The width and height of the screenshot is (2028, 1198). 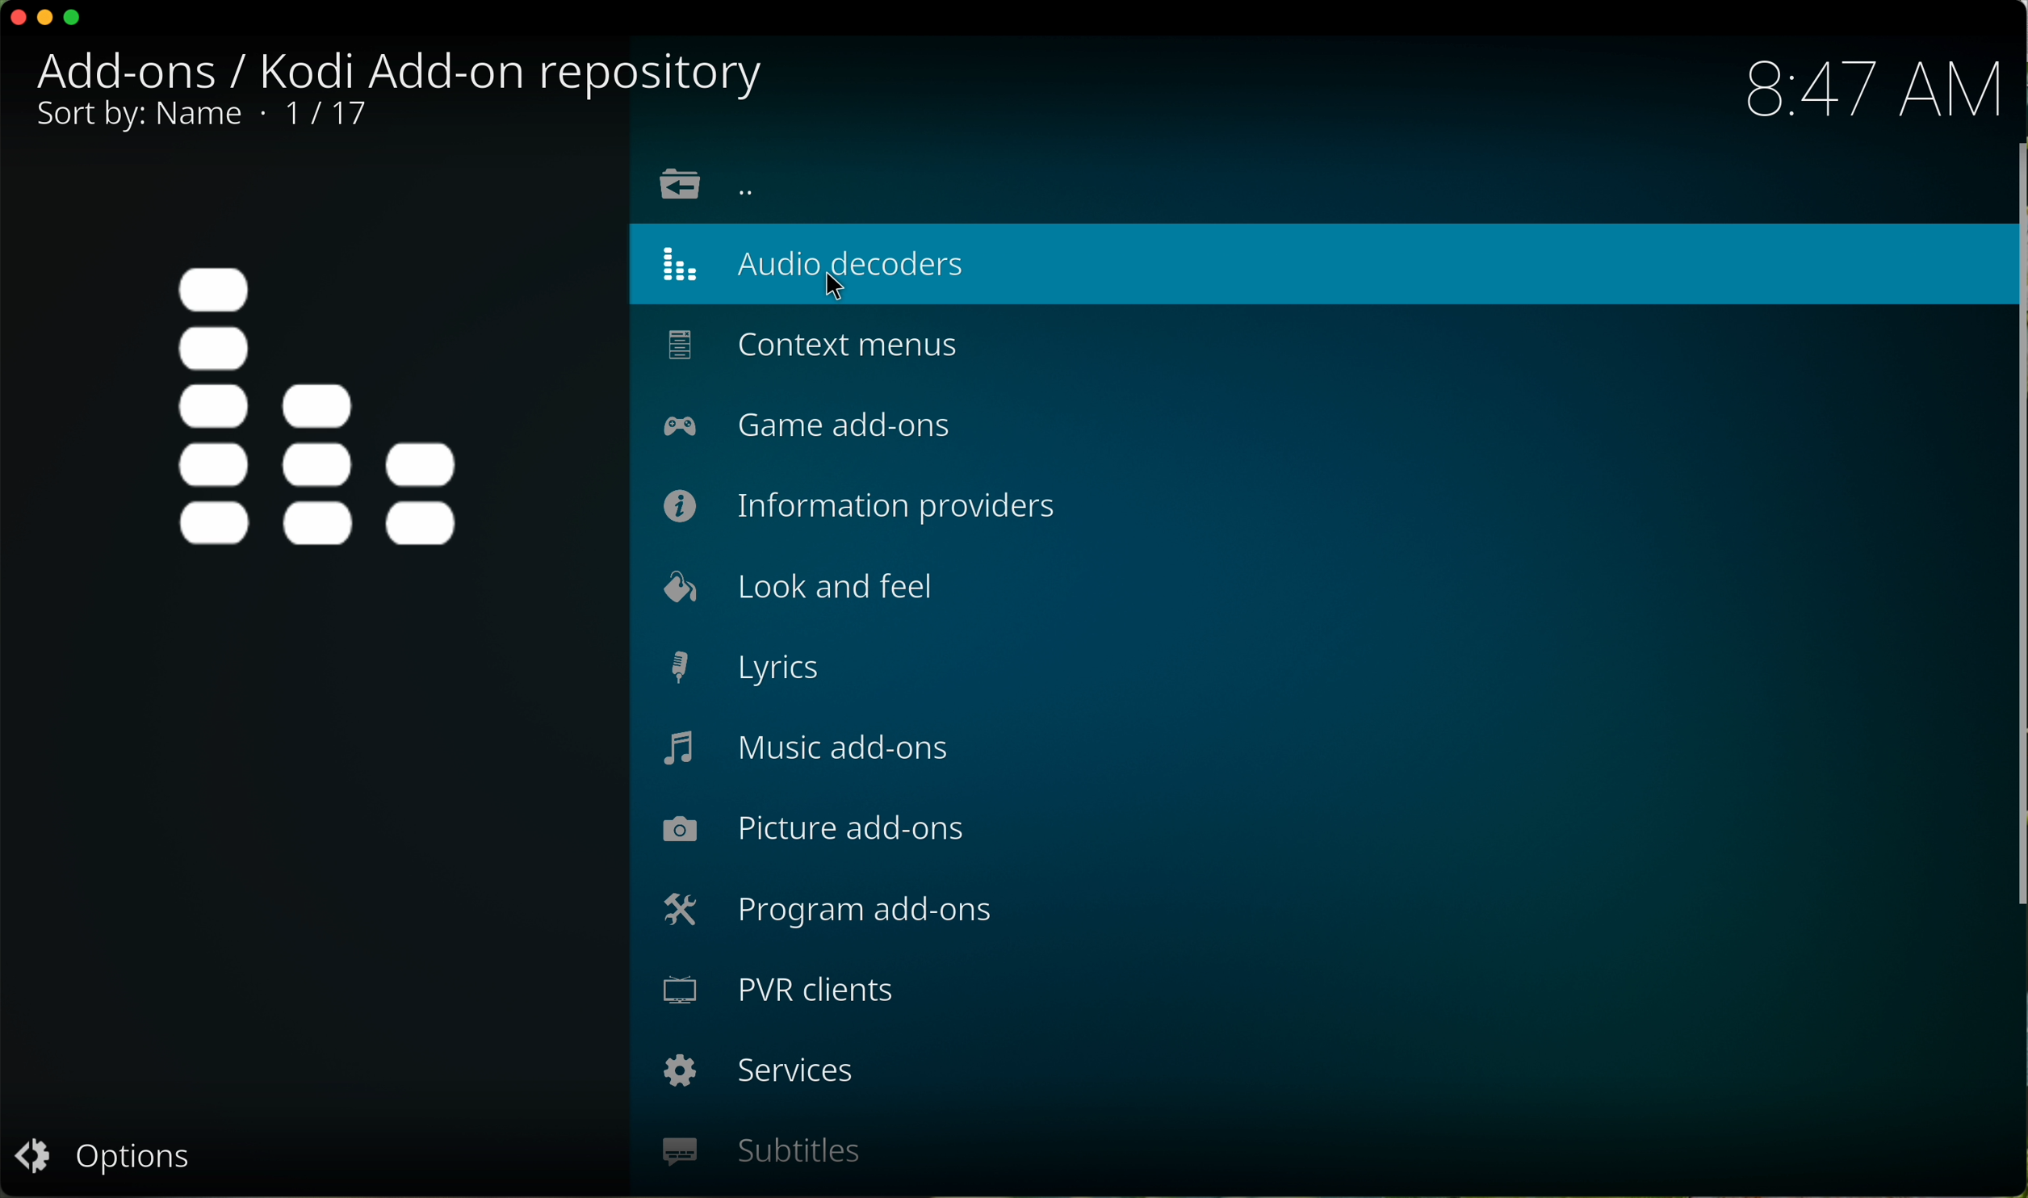 What do you see at coordinates (808, 751) in the screenshot?
I see `music add-ons` at bounding box center [808, 751].